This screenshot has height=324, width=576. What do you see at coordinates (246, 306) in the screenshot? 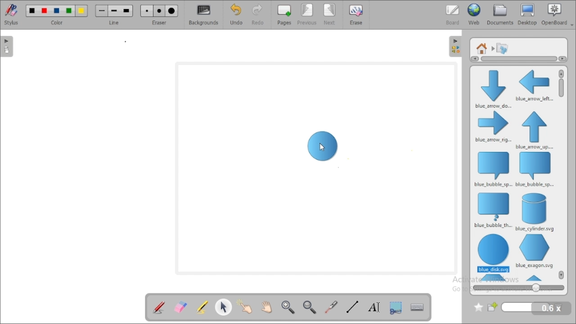
I see `interact with items` at bounding box center [246, 306].